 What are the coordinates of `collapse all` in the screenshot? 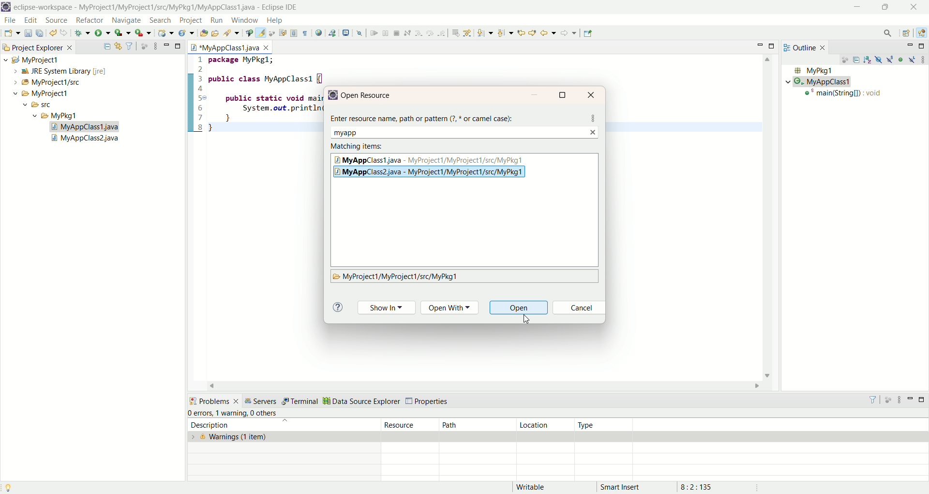 It's located at (107, 46).